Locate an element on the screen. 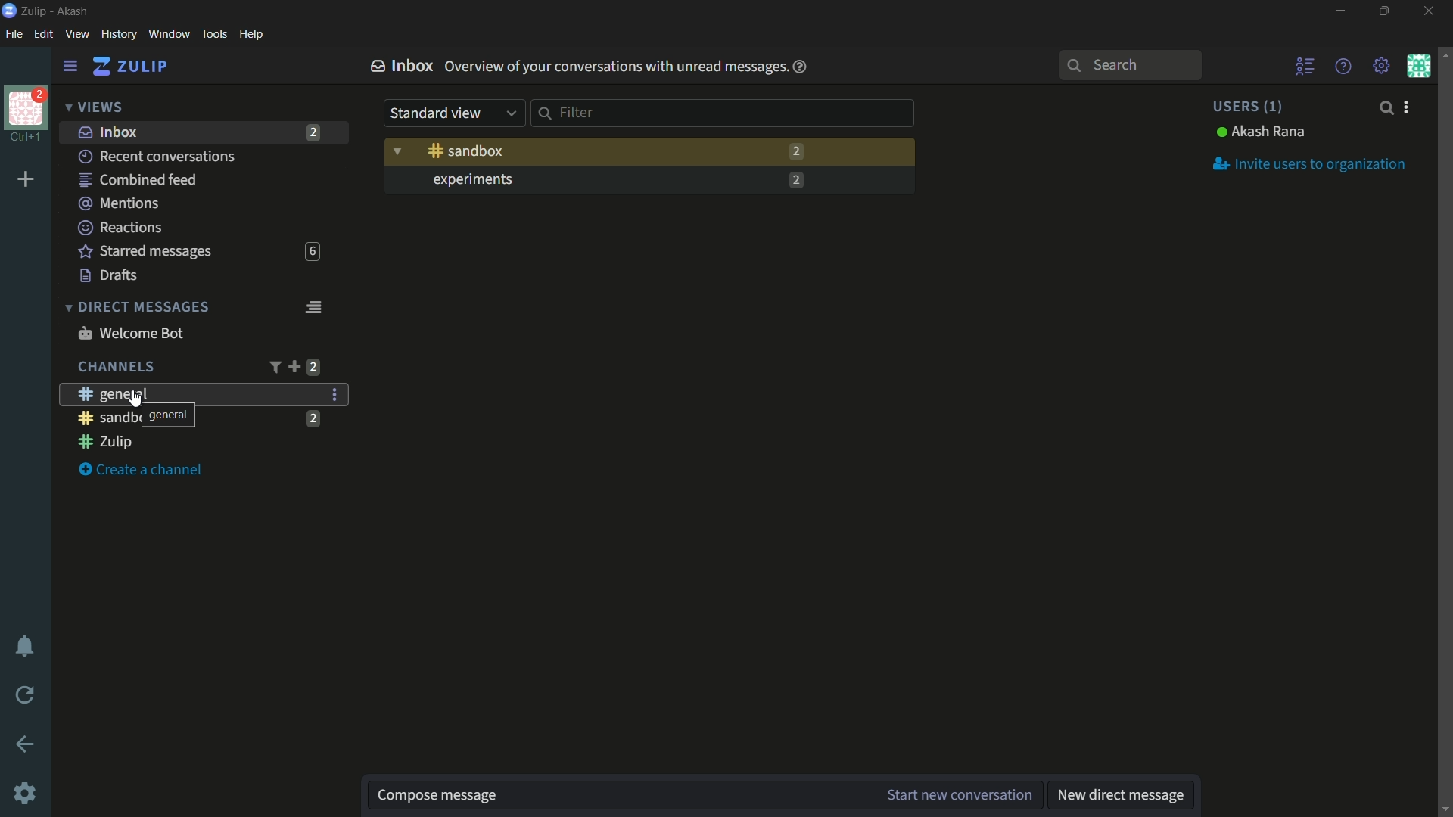 This screenshot has width=1453, height=817. combined feed is located at coordinates (137, 181).